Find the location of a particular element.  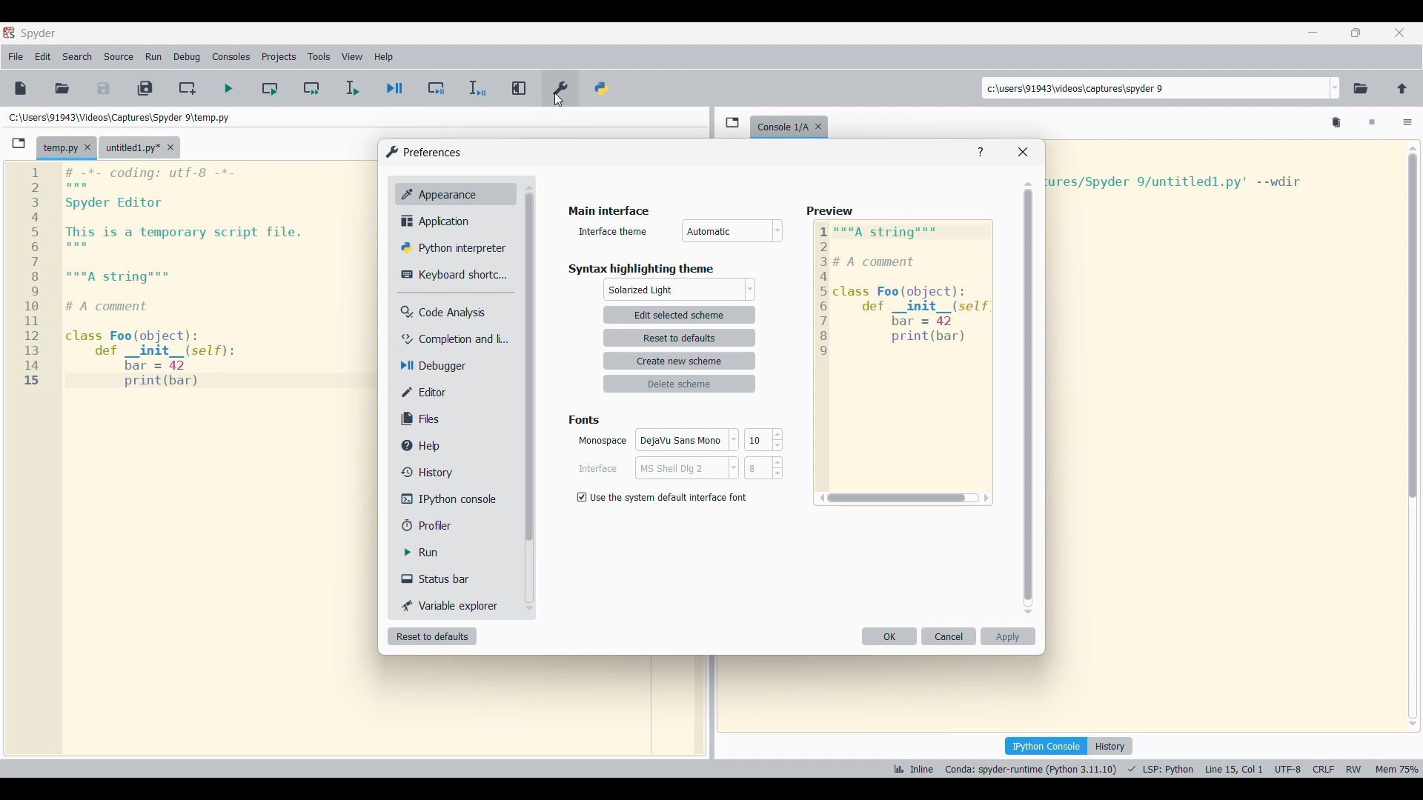

Window logo and title is located at coordinates (423, 152).